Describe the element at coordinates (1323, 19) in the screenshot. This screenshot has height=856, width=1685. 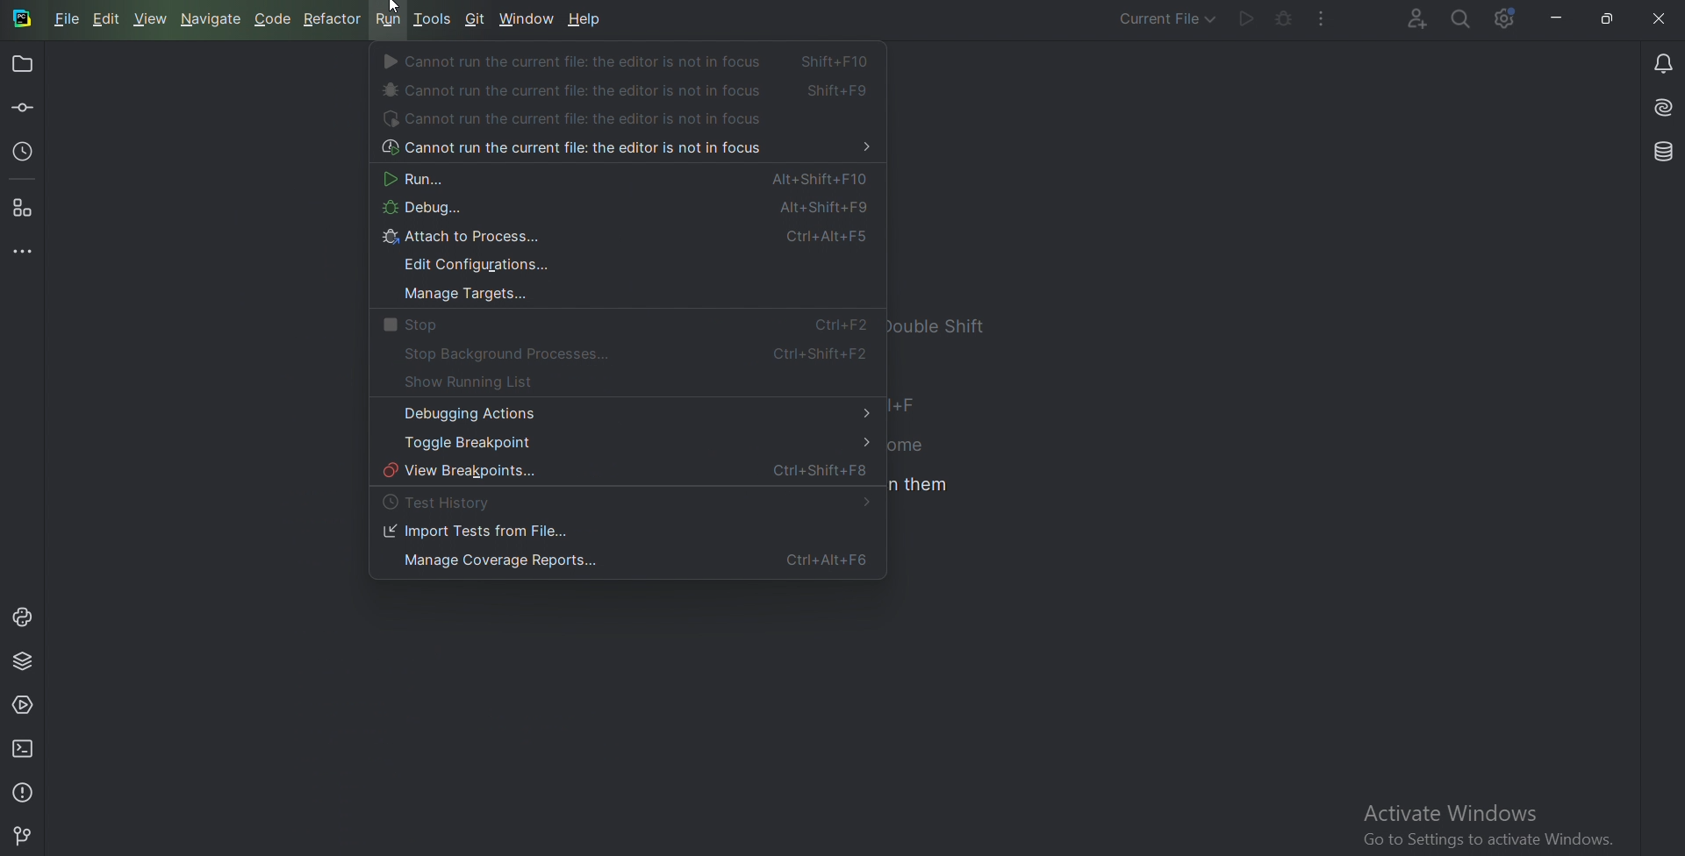
I see `More actions` at that location.